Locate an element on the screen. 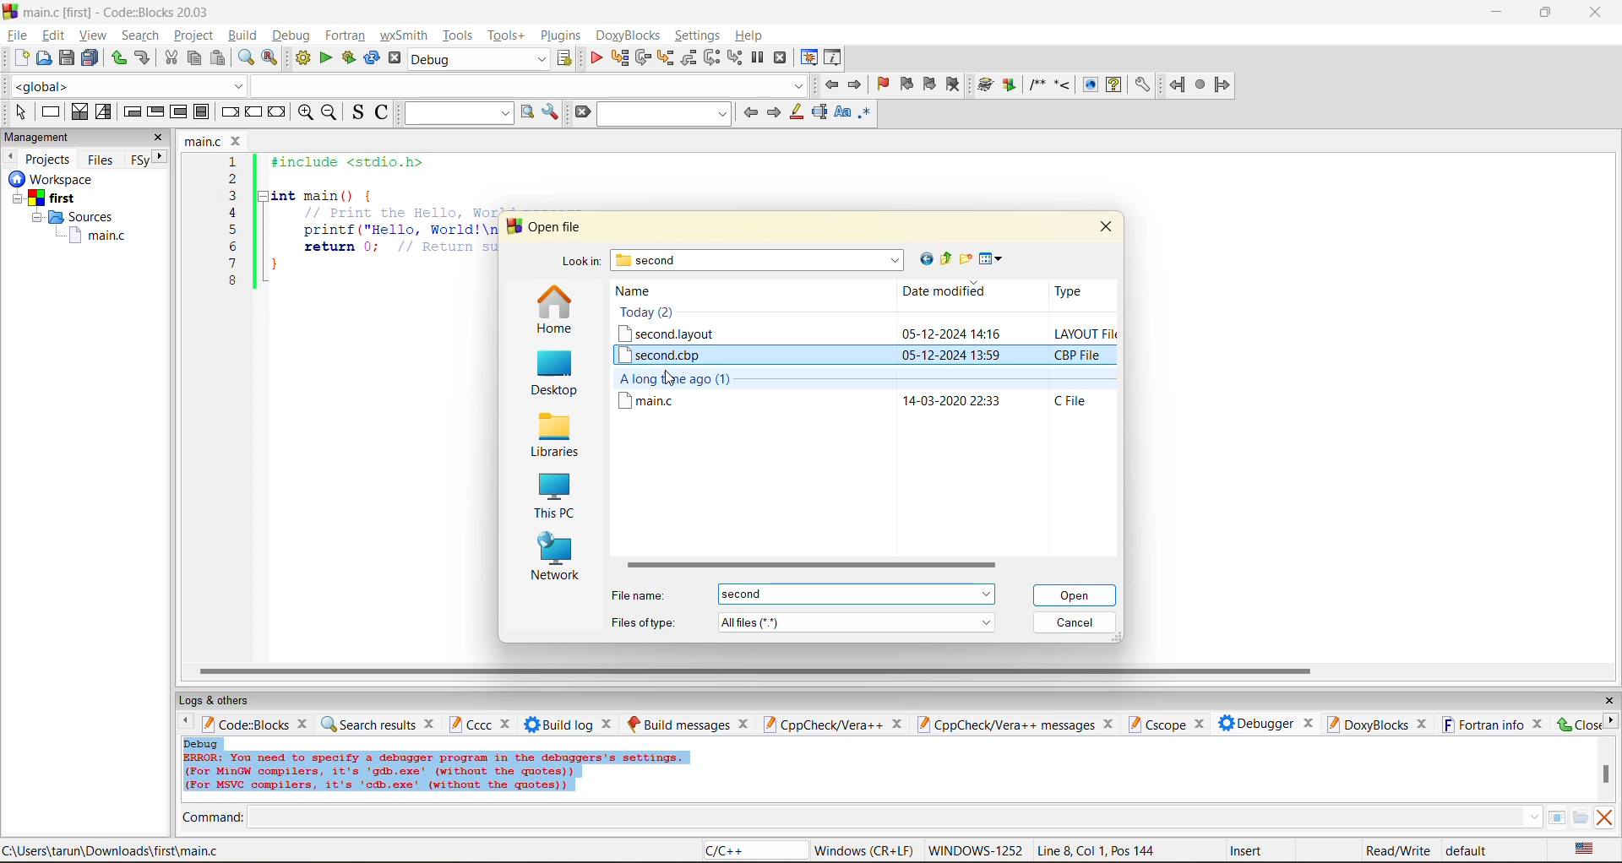 The height and width of the screenshot is (863, 1622). highlight is located at coordinates (795, 113).